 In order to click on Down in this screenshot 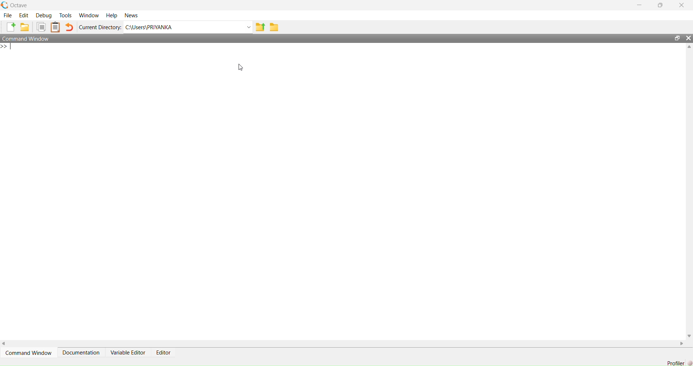, I will do `click(689, 336)`.